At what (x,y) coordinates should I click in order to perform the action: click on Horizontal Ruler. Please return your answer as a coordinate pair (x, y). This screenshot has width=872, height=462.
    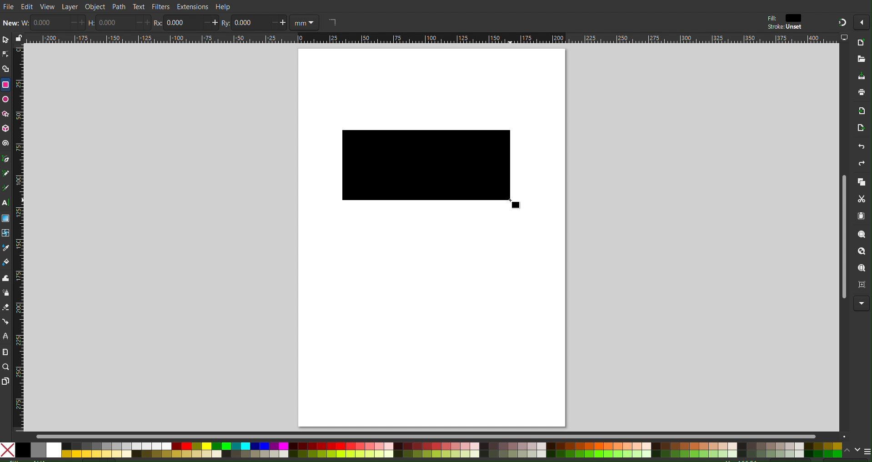
    Looking at the image, I should click on (431, 39).